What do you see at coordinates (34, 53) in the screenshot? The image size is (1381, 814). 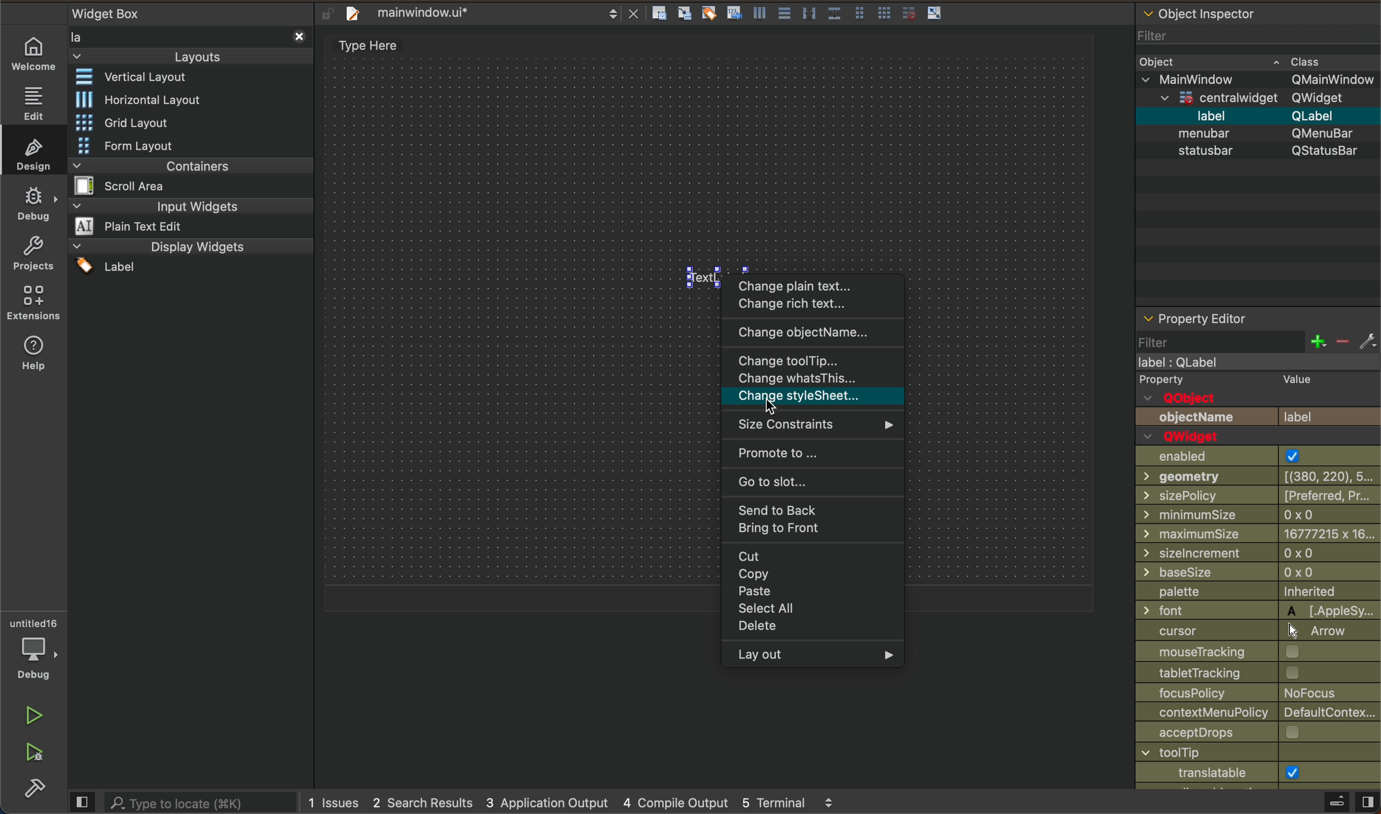 I see `welcome` at bounding box center [34, 53].